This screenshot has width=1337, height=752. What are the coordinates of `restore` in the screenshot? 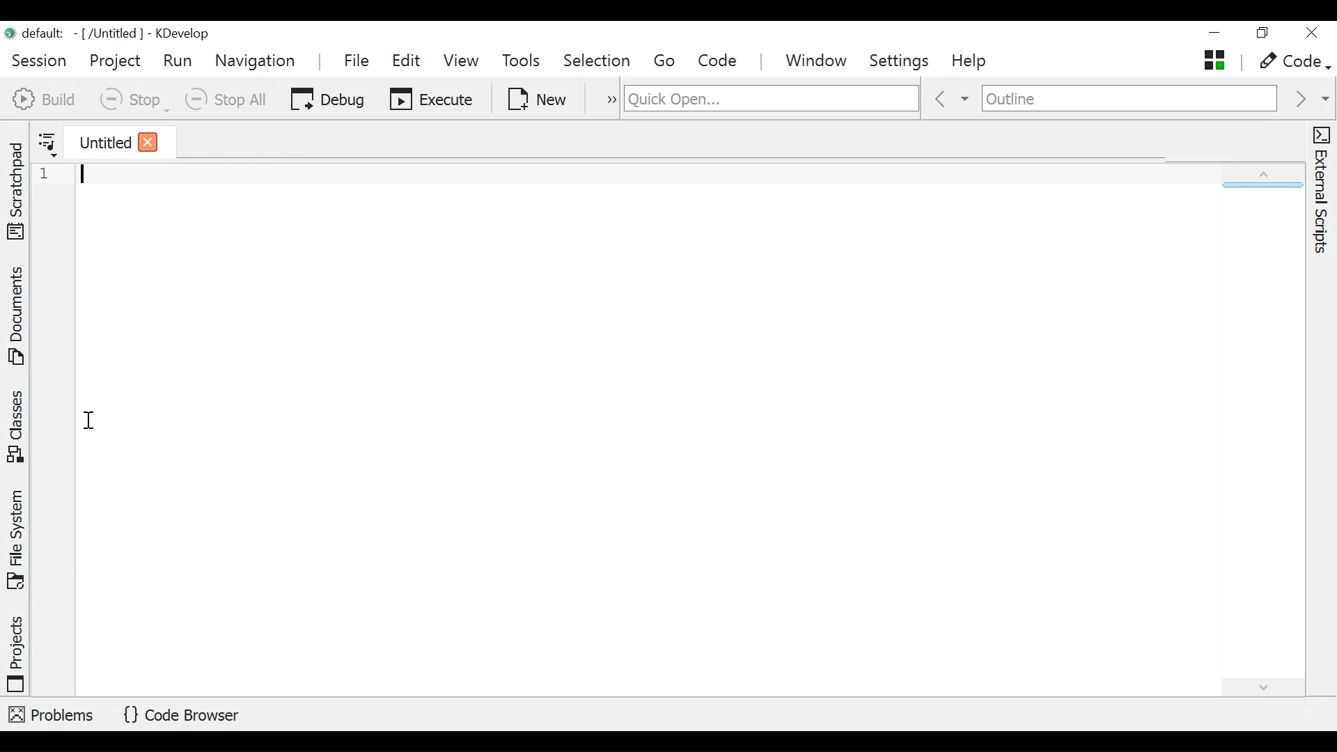 It's located at (1267, 34).